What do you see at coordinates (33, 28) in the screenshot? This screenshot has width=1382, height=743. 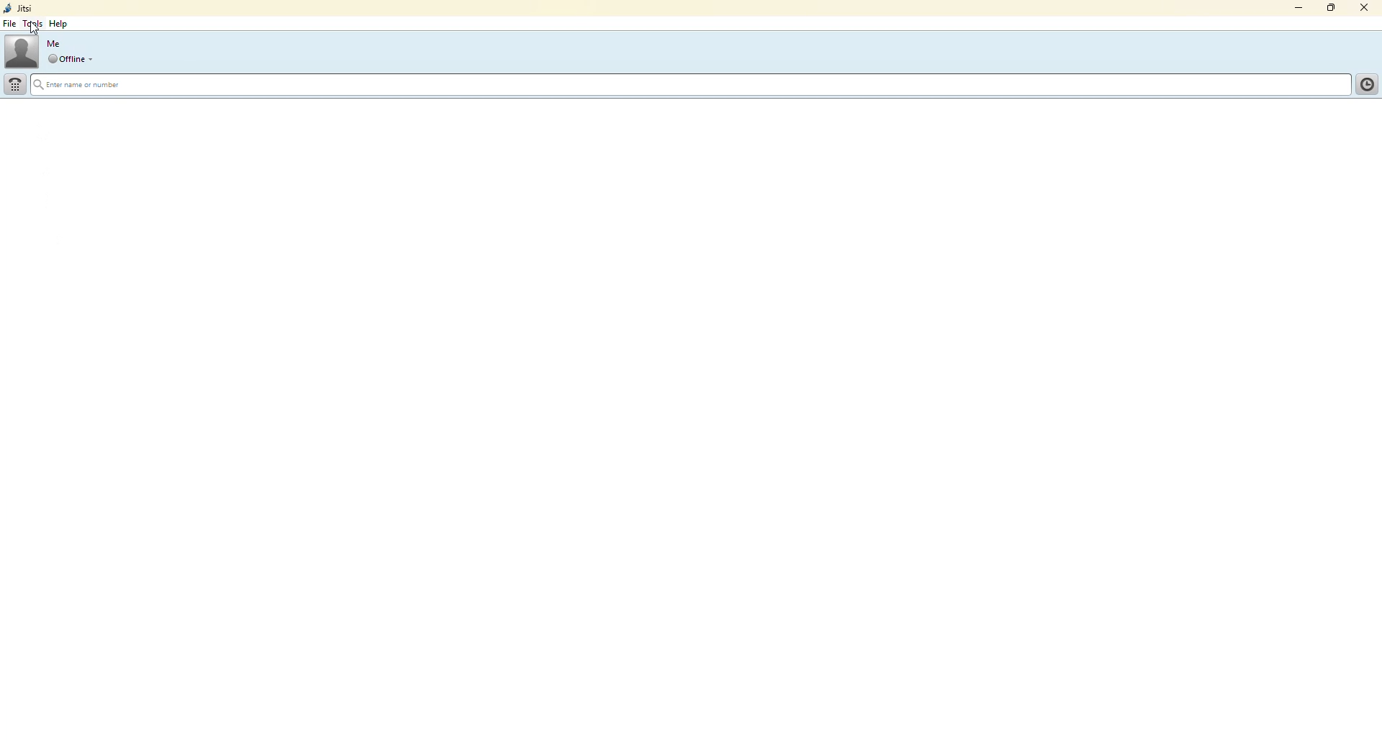 I see `cursor` at bounding box center [33, 28].